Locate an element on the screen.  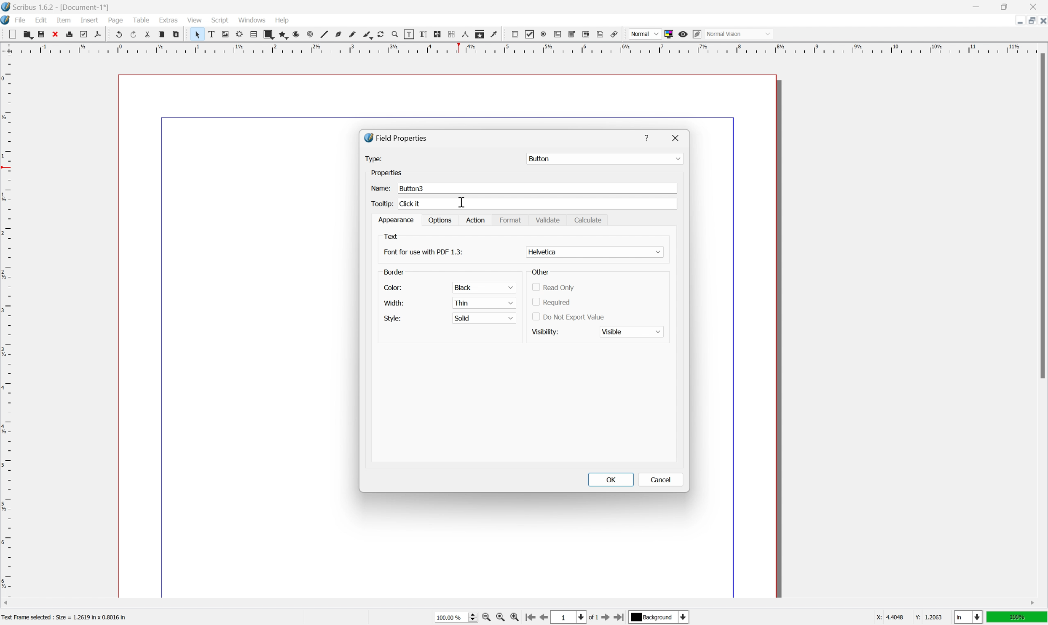
X: 44048 Y: 1.2063 is located at coordinates (908, 617).